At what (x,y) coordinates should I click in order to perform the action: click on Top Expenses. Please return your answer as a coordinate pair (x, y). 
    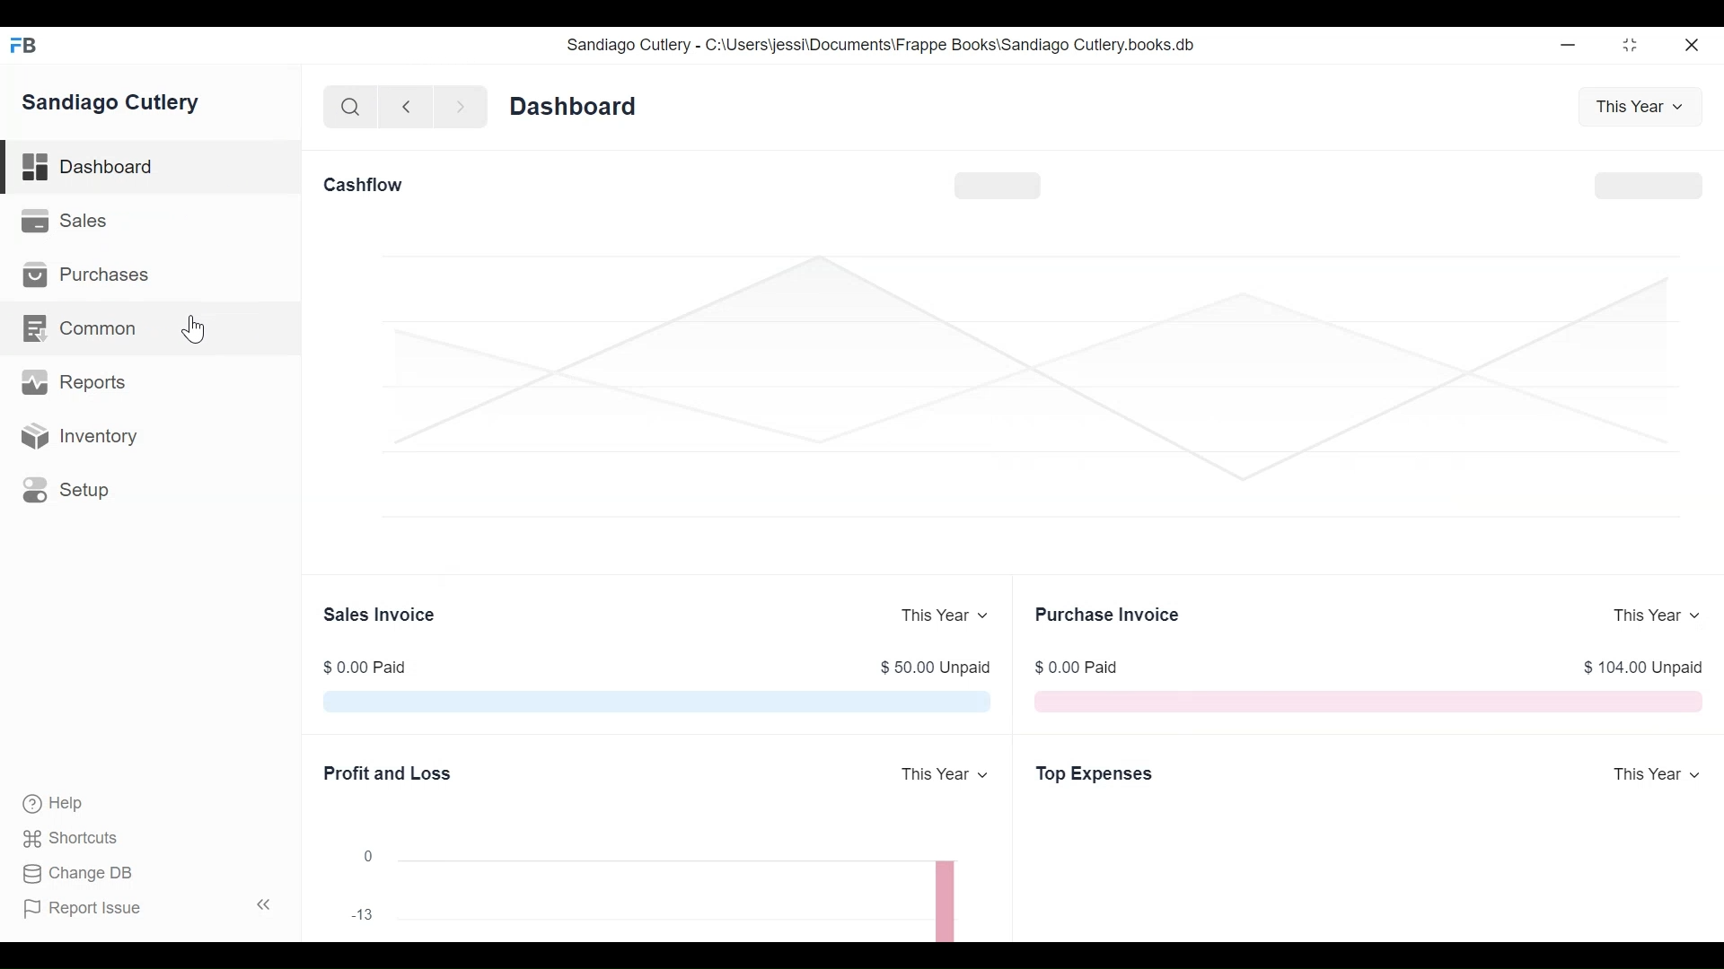
    Looking at the image, I should click on (1094, 774).